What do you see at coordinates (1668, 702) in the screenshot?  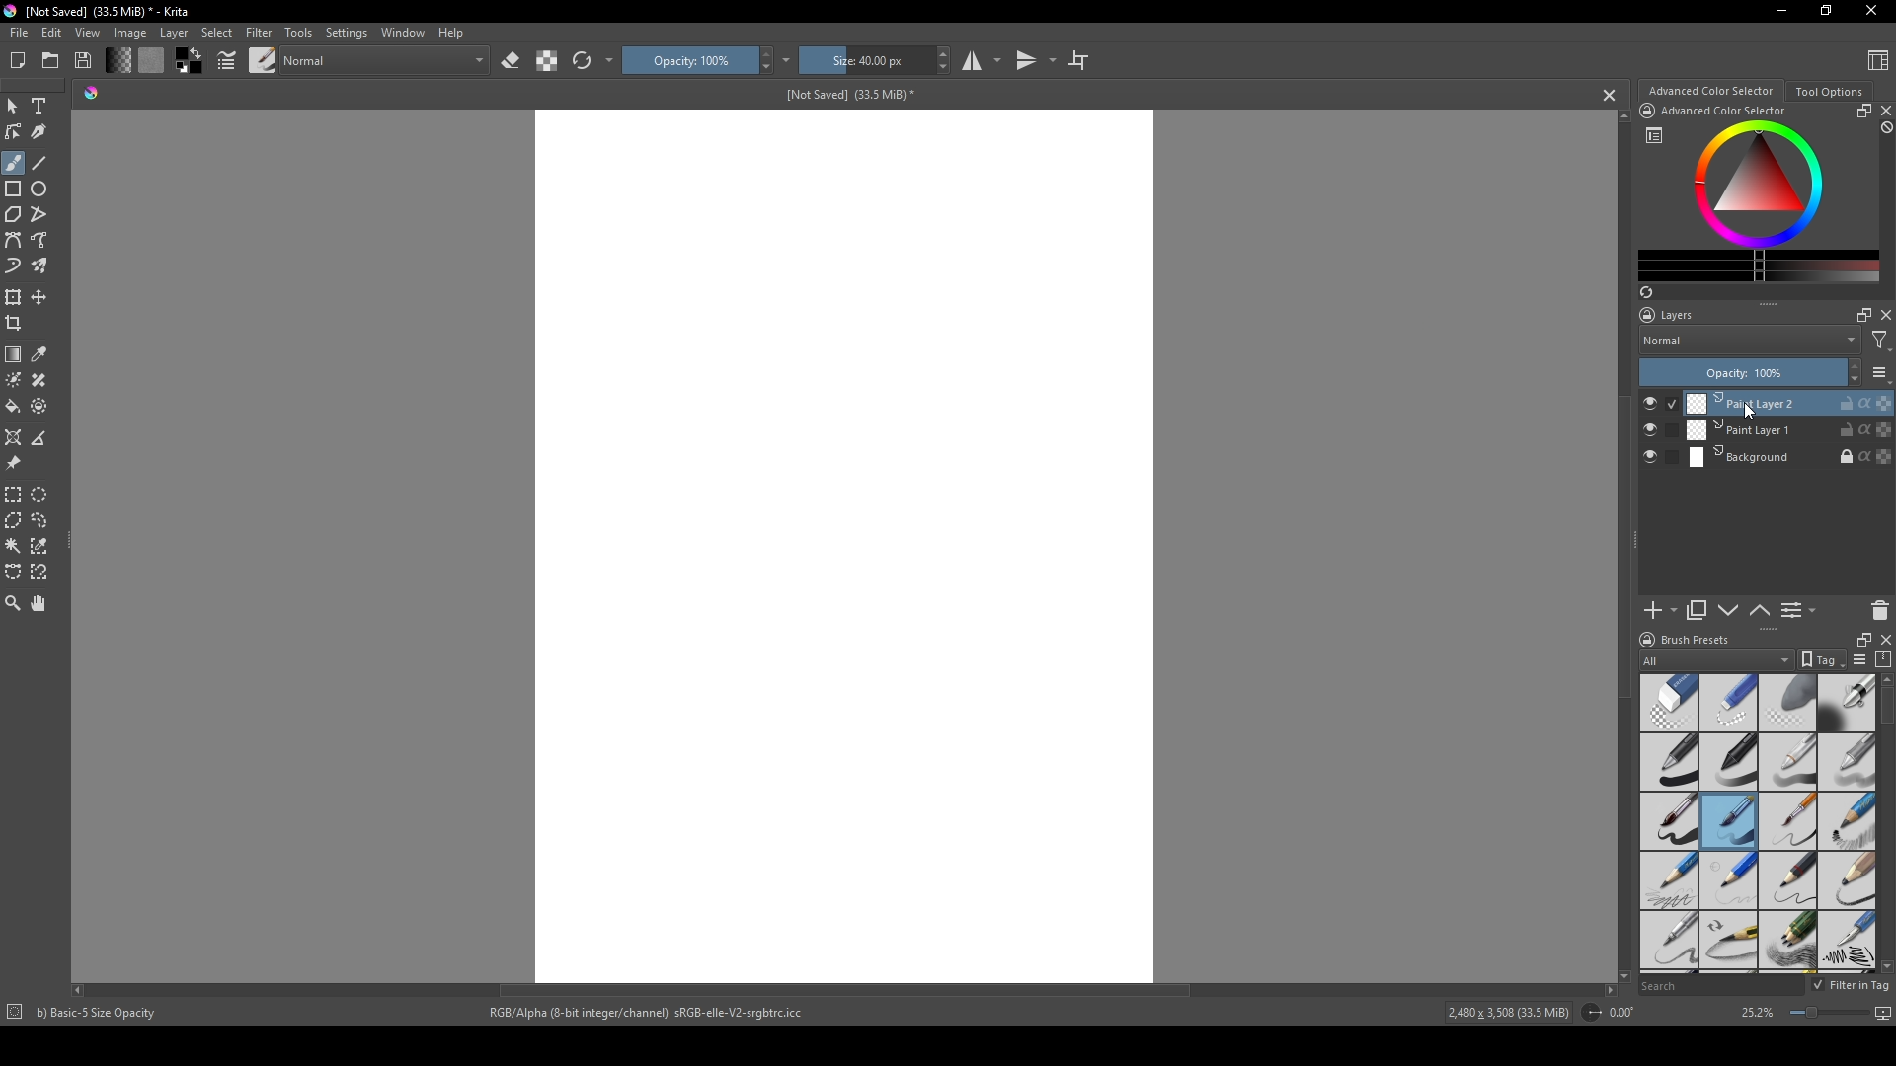 I see `standard eraser` at bounding box center [1668, 702].